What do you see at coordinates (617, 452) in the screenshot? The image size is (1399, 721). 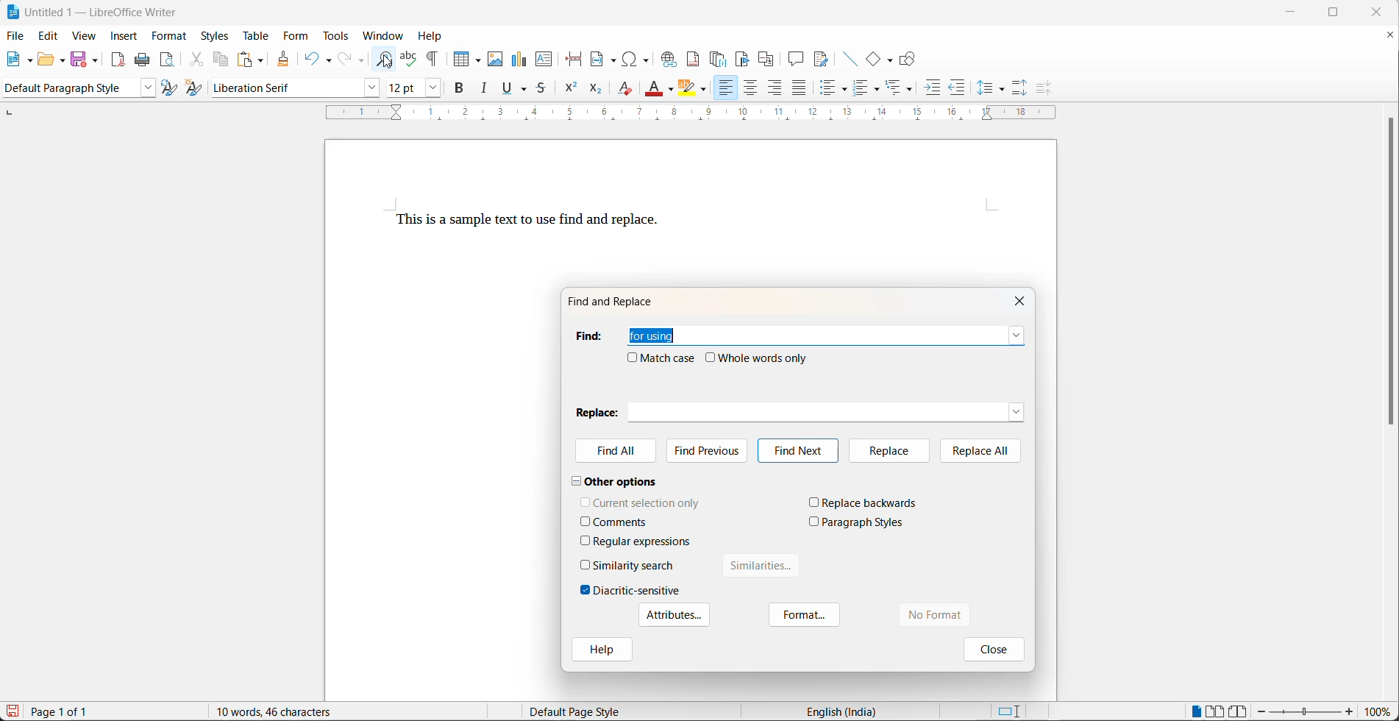 I see `find All` at bounding box center [617, 452].